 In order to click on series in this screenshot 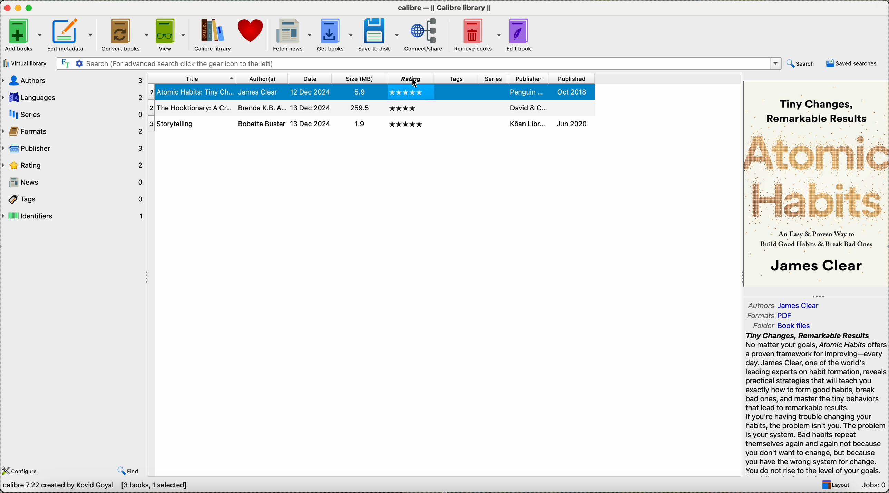, I will do `click(494, 92)`.